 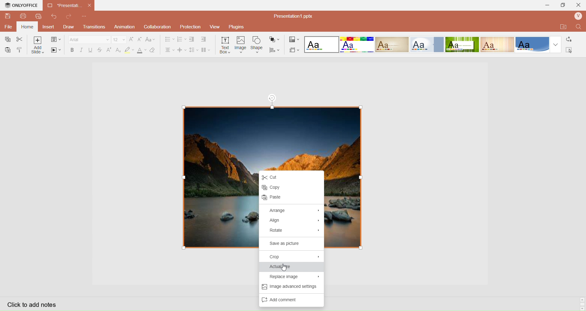 What do you see at coordinates (81, 50) in the screenshot?
I see `Italec` at bounding box center [81, 50].